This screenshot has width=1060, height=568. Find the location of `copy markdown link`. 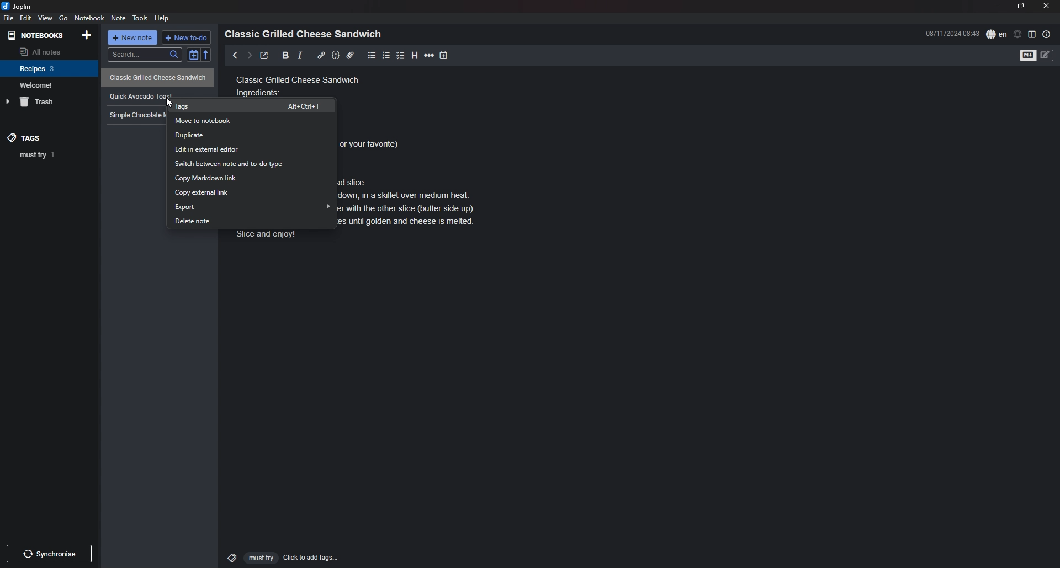

copy markdown link is located at coordinates (251, 178).